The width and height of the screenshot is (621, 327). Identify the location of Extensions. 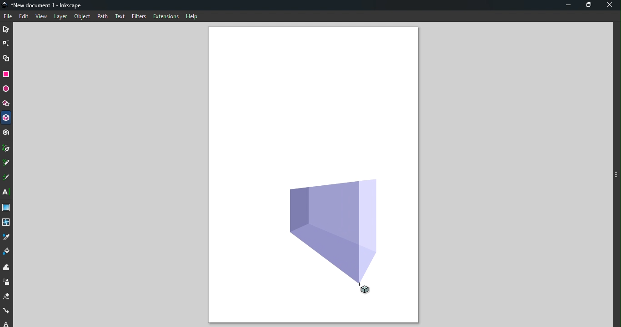
(166, 17).